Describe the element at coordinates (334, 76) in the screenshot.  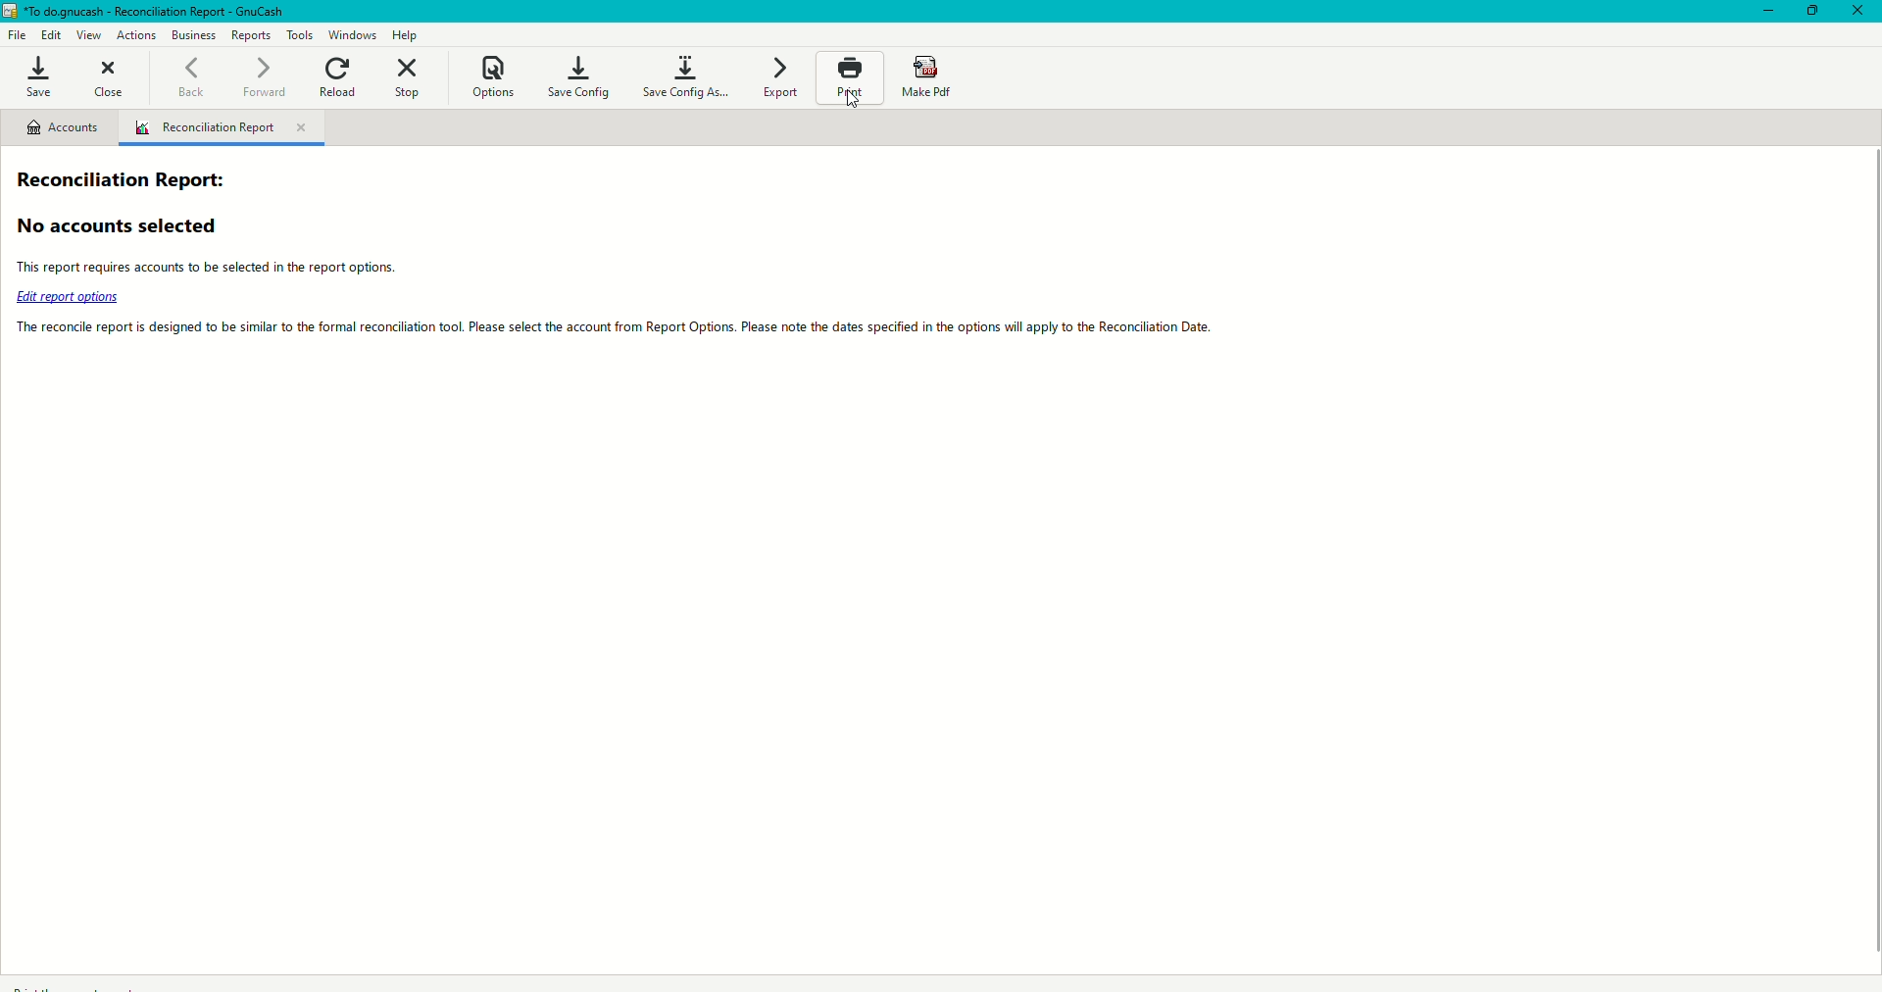
I see `Reload` at that location.